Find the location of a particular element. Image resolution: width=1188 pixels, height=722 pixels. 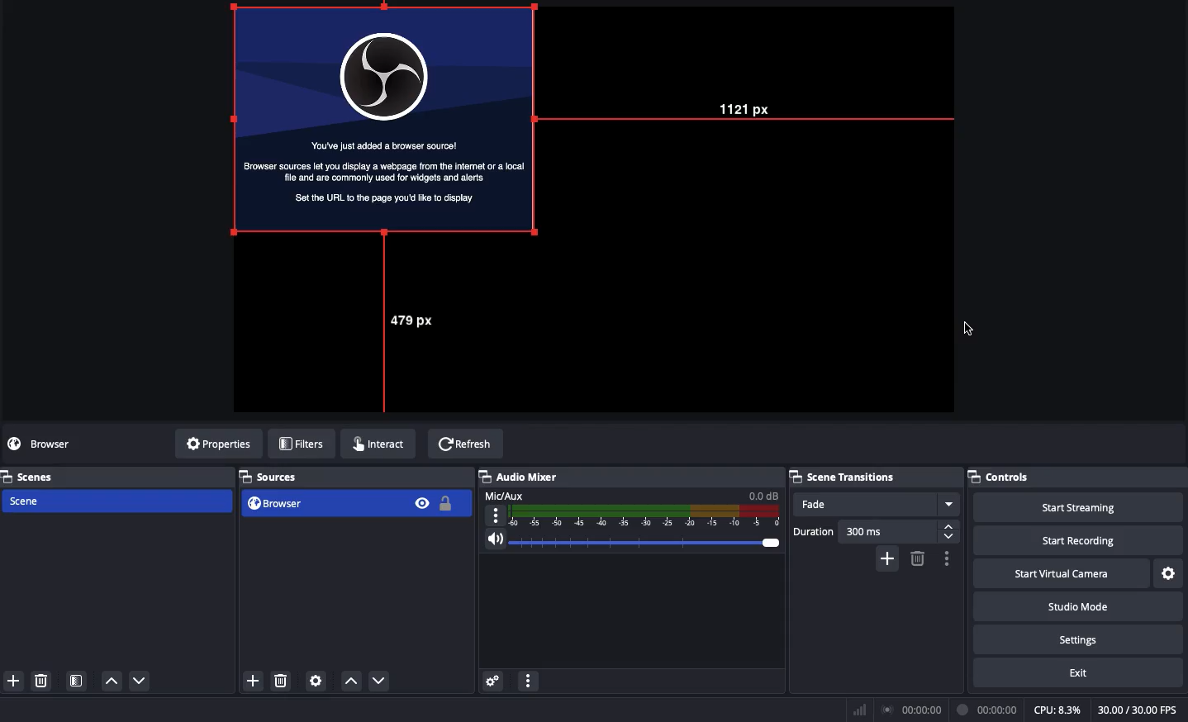

Source preference is located at coordinates (316, 680).